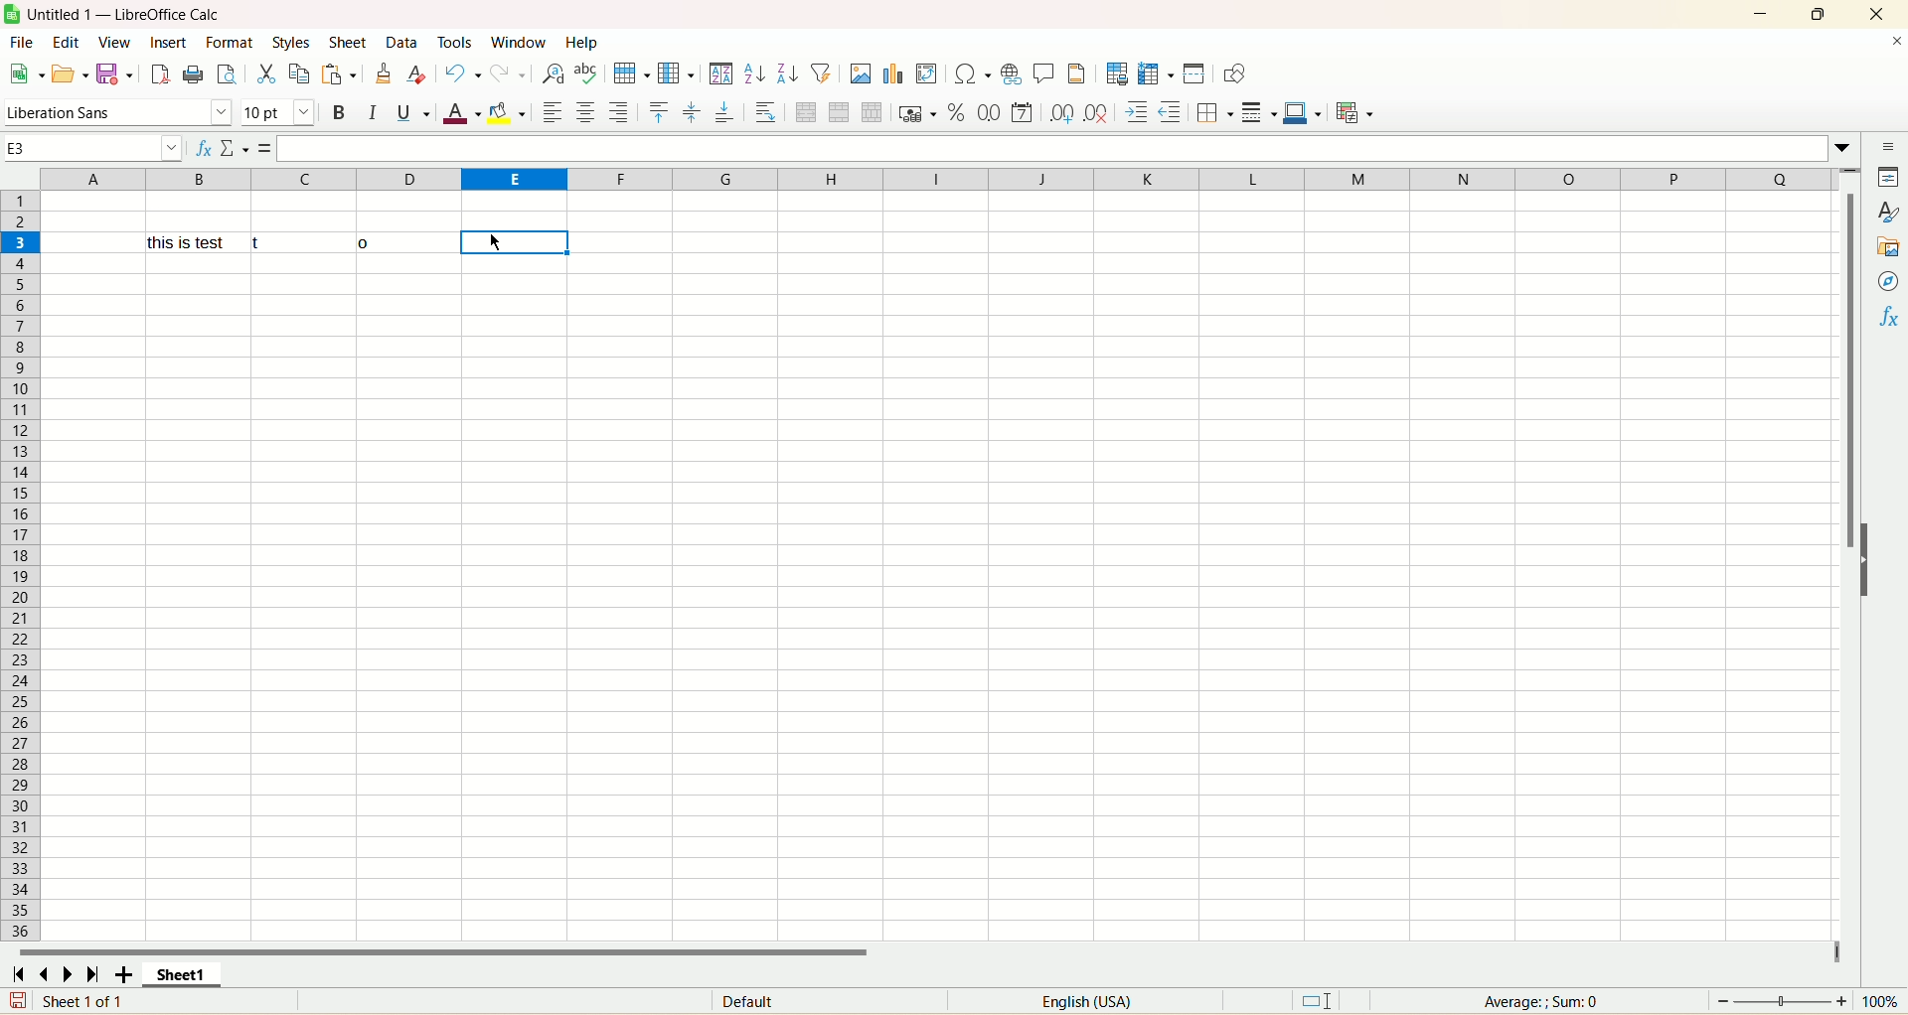 Image resolution: width=1908 pixels, height=1015 pixels. I want to click on tools, so click(455, 41).